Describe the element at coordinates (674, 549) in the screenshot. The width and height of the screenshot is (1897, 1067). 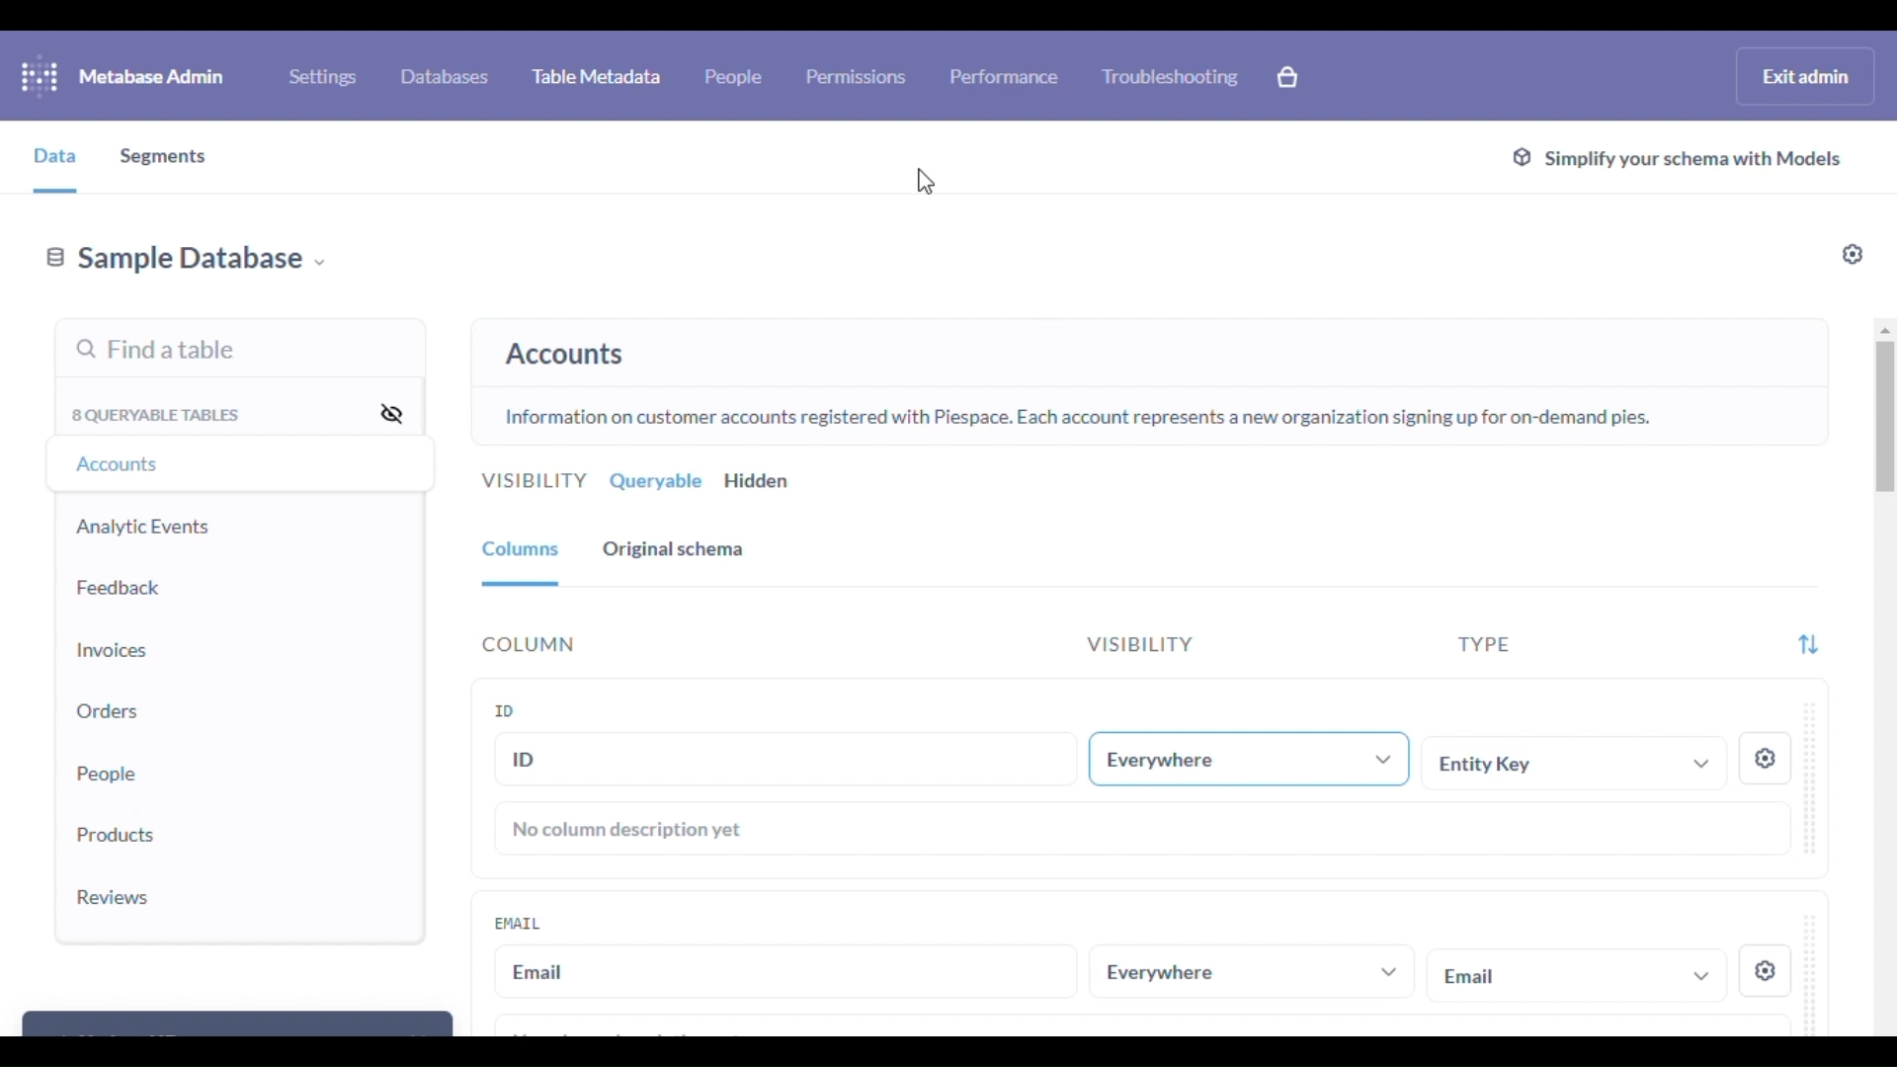
I see `original schema` at that location.